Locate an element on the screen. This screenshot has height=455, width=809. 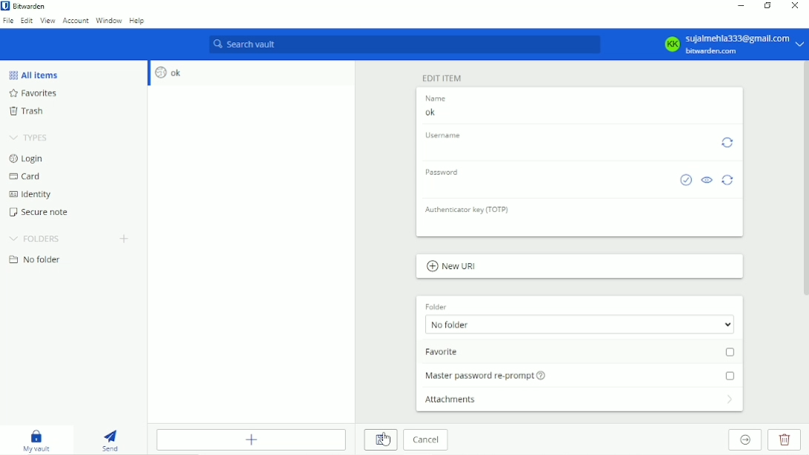
Create folder is located at coordinates (125, 239).